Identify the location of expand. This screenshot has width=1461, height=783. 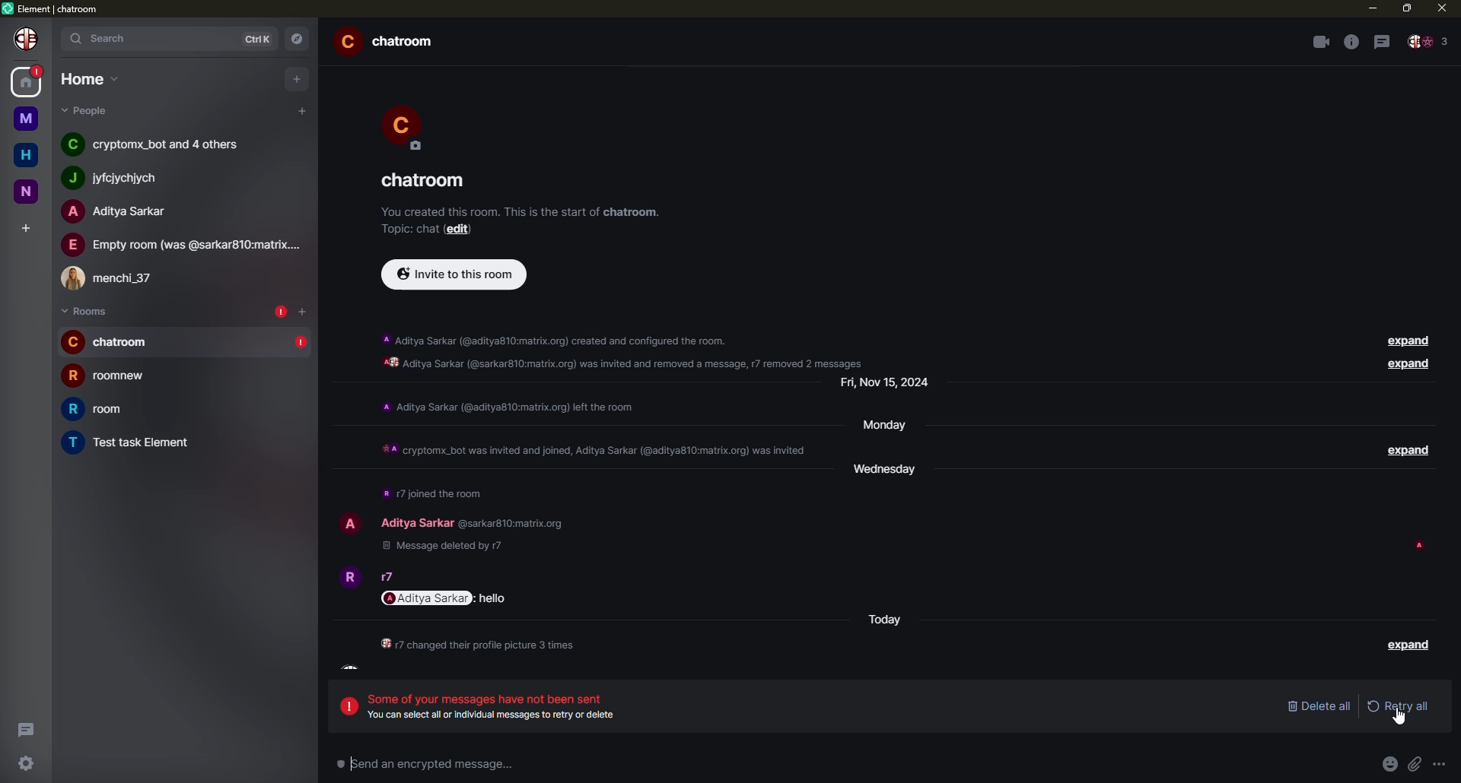
(1412, 450).